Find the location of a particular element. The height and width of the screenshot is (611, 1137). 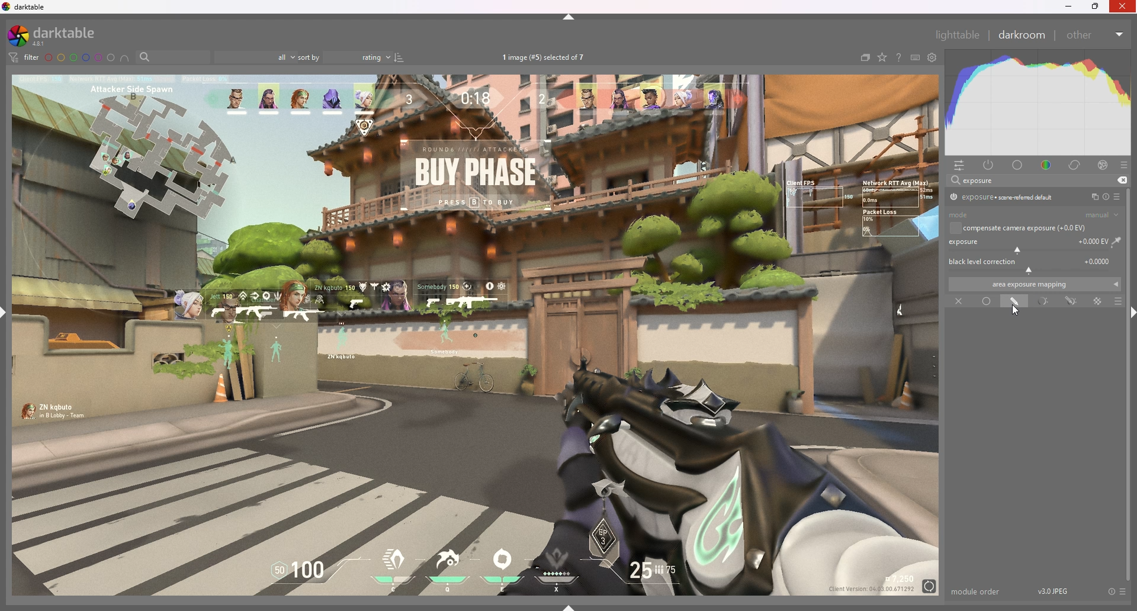

 is located at coordinates (1123, 7).